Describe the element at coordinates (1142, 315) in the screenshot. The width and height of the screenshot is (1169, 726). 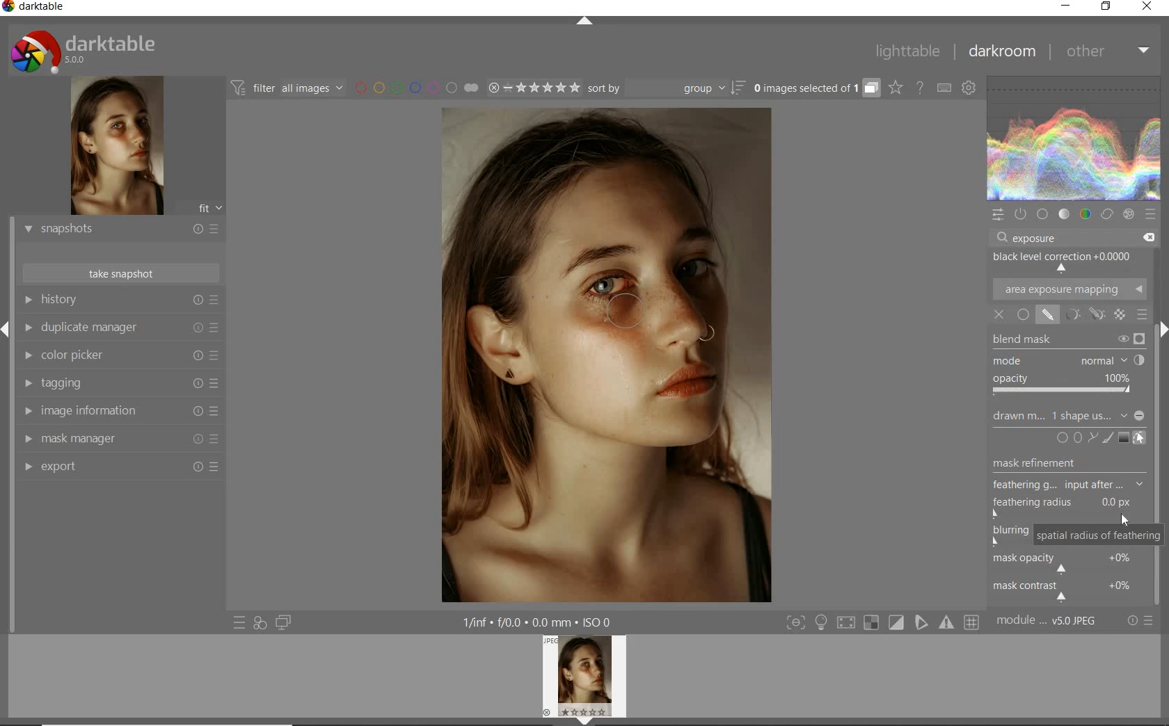
I see `BLENDING OPTIONS` at that location.